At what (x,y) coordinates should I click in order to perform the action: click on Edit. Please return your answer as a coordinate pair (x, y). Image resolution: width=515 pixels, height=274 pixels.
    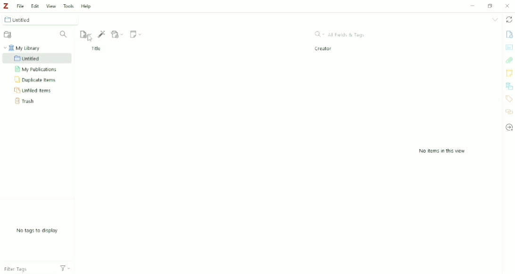
    Looking at the image, I should click on (34, 5).